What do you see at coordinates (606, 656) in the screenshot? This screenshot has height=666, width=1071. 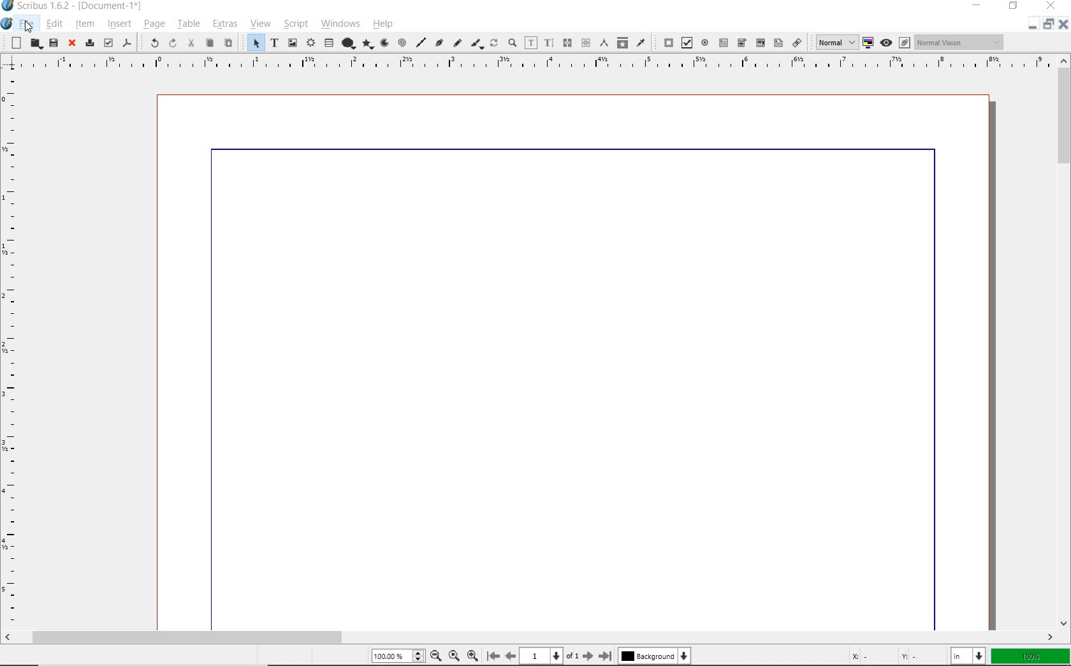 I see `Last Page` at bounding box center [606, 656].